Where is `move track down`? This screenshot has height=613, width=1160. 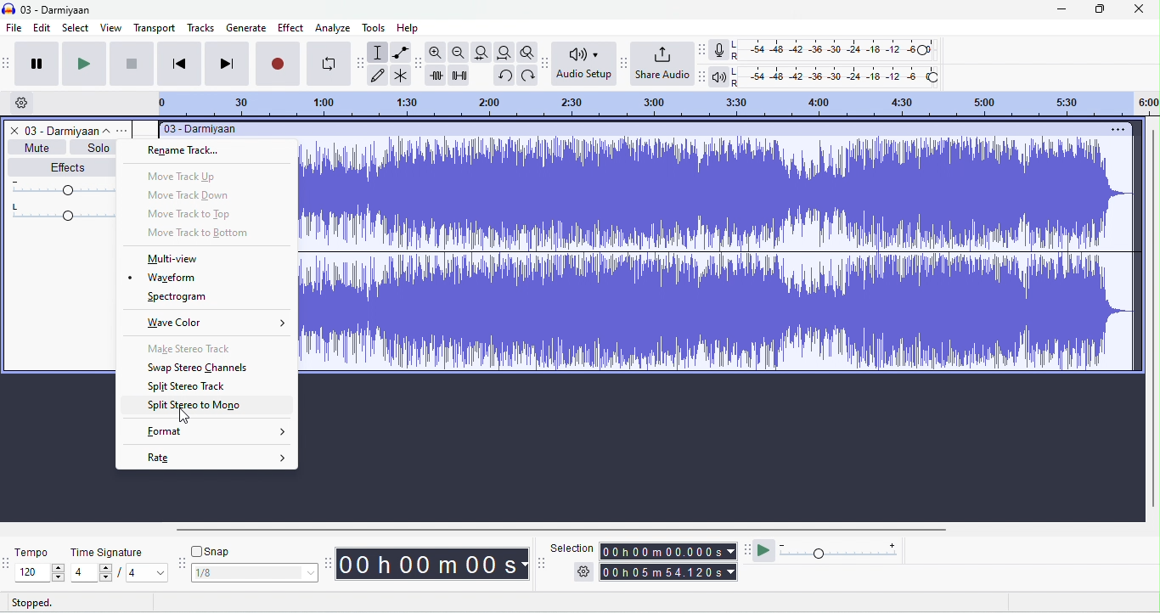 move track down is located at coordinates (189, 195).